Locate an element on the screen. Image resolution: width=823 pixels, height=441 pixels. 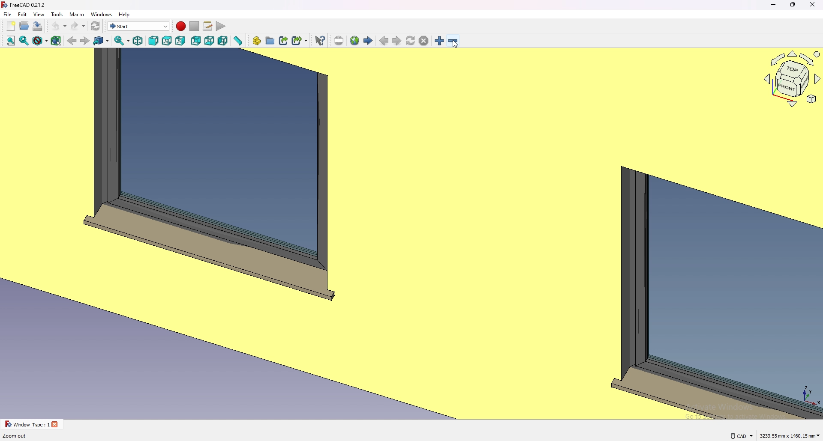
file is located at coordinates (8, 14).